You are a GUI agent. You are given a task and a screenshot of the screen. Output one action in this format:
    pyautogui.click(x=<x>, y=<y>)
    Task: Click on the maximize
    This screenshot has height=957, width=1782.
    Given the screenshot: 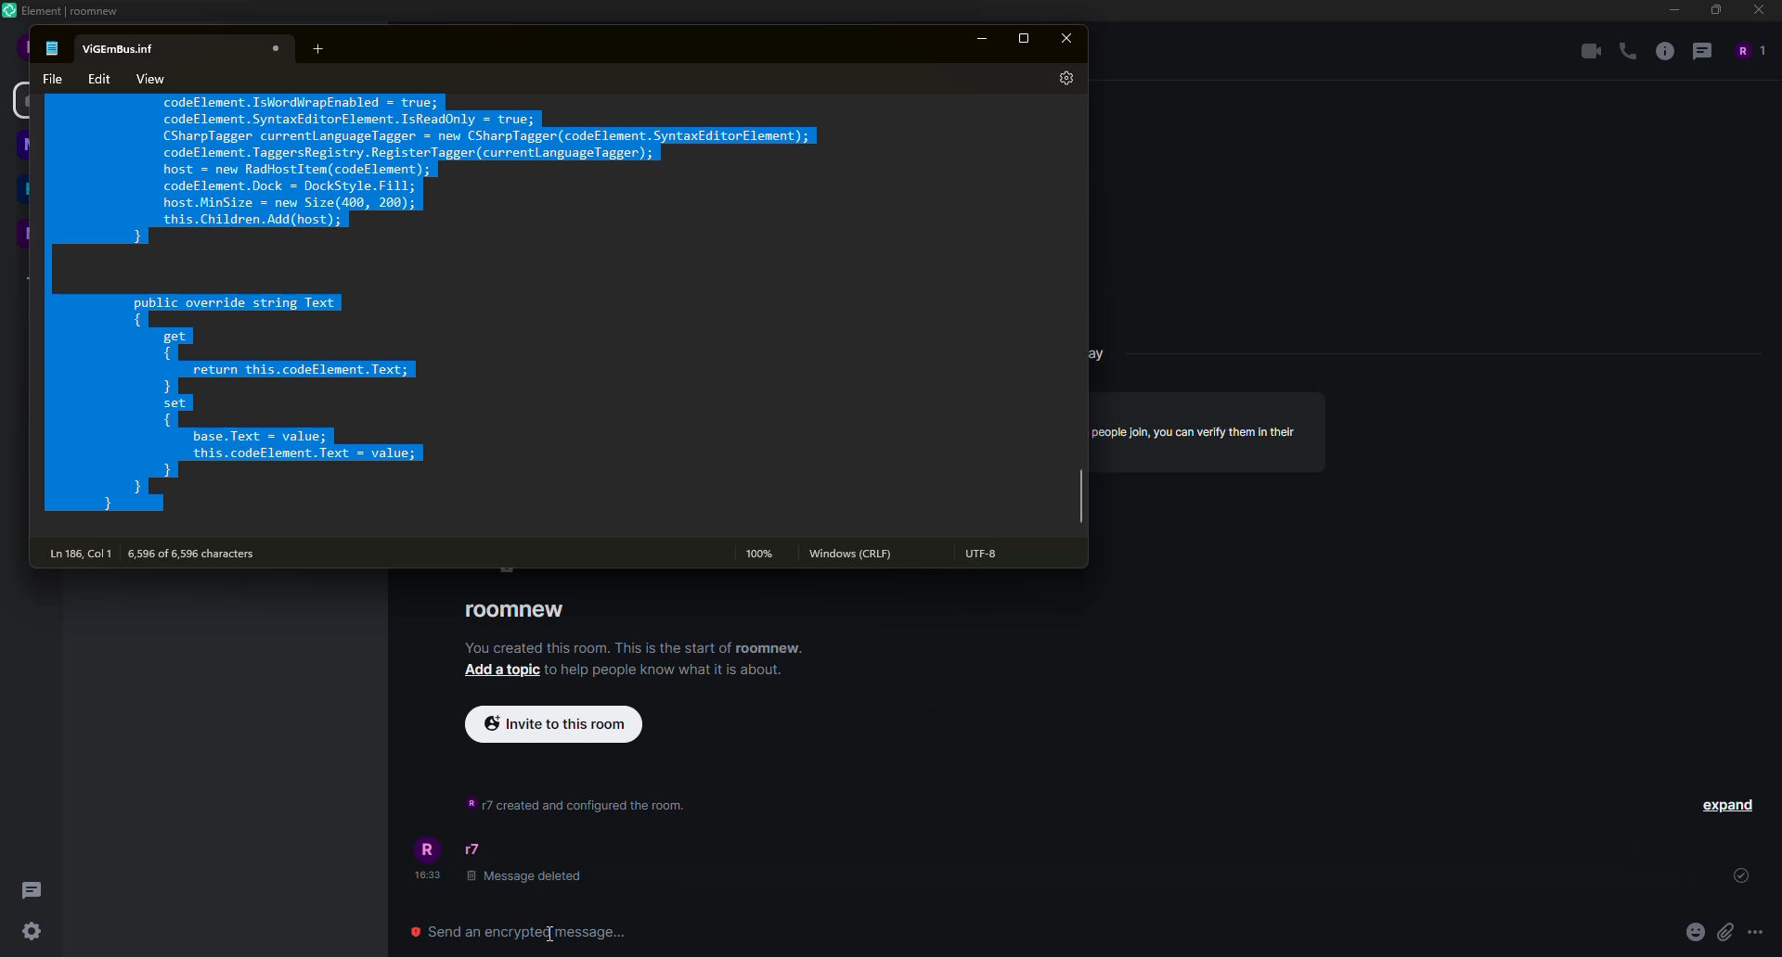 What is the action you would take?
    pyautogui.click(x=1713, y=10)
    